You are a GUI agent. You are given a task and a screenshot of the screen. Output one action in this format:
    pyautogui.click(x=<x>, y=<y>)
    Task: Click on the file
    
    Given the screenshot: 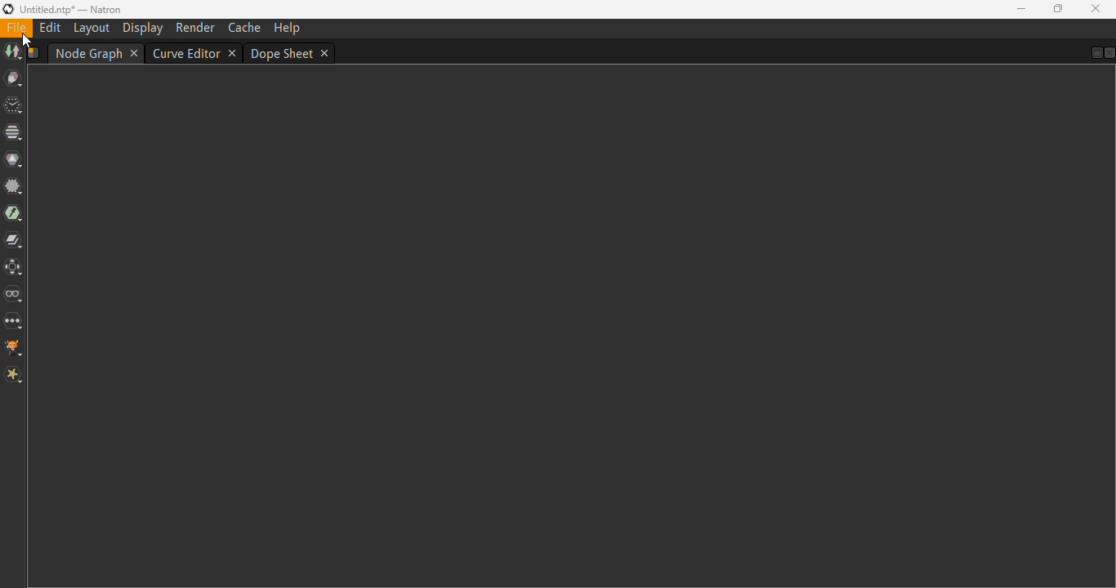 What is the action you would take?
    pyautogui.click(x=16, y=27)
    